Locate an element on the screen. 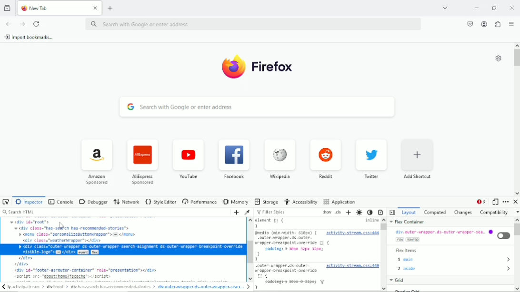  Inspector is located at coordinates (30, 202).